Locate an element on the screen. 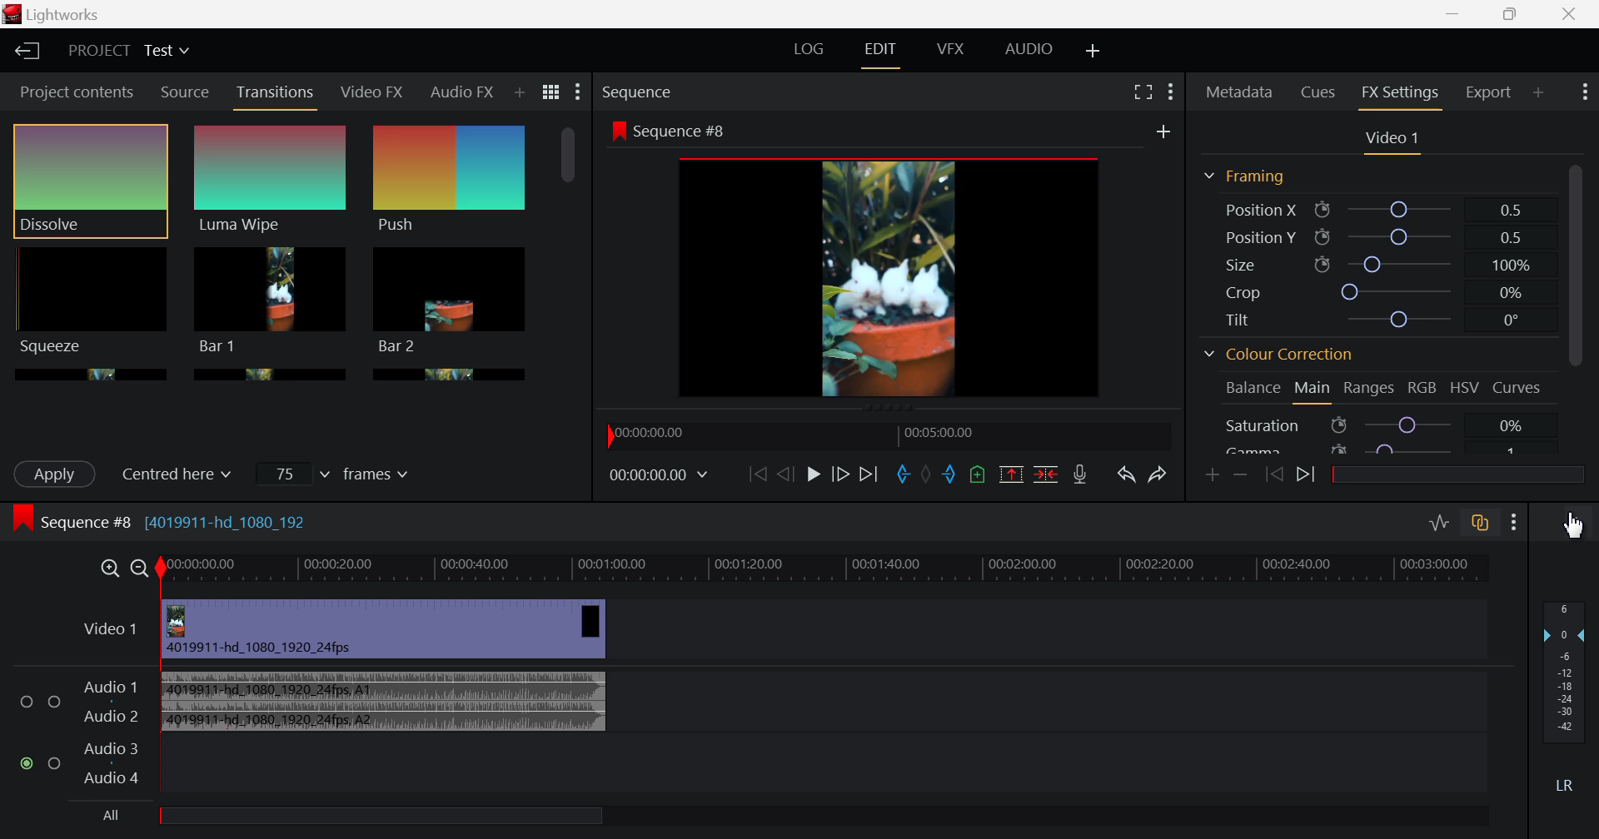 Image resolution: width=1599 pixels, height=839 pixels. Add Panel is located at coordinates (520, 93).